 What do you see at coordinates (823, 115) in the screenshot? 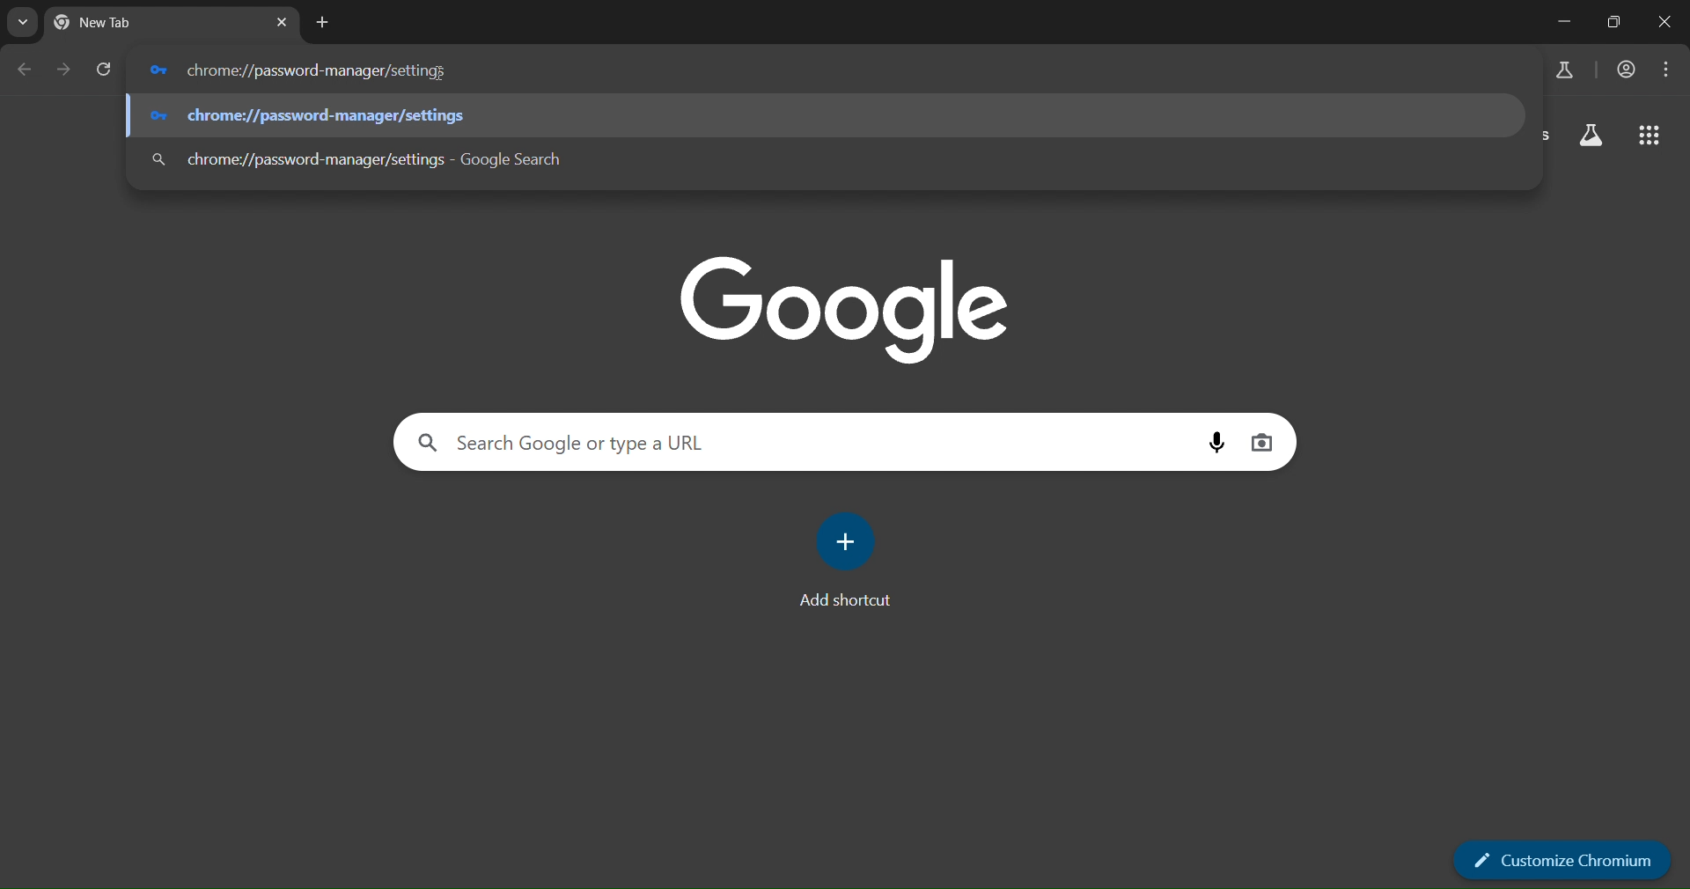
I see `chrome://password-manager/settings` at bounding box center [823, 115].